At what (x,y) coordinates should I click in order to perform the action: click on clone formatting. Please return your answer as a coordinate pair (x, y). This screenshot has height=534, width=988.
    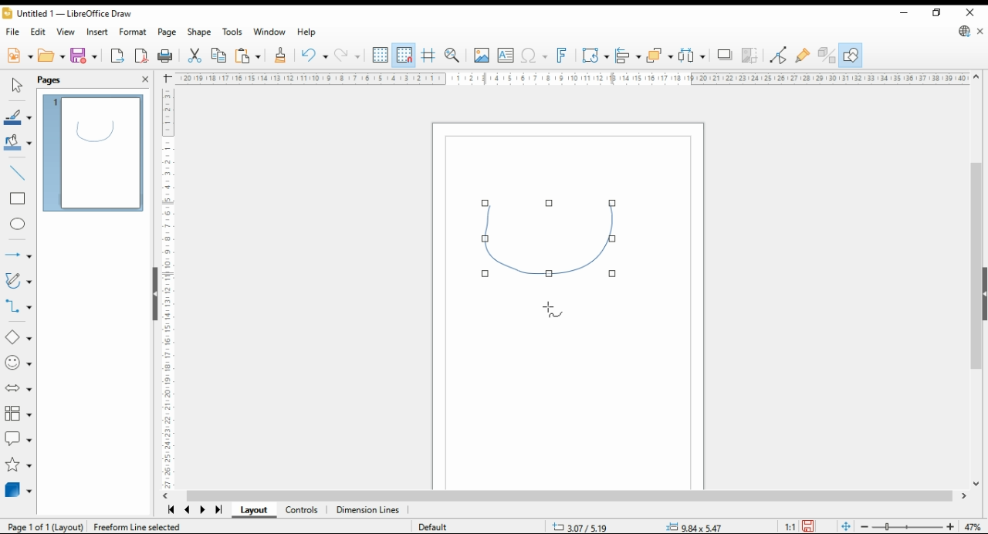
    Looking at the image, I should click on (283, 56).